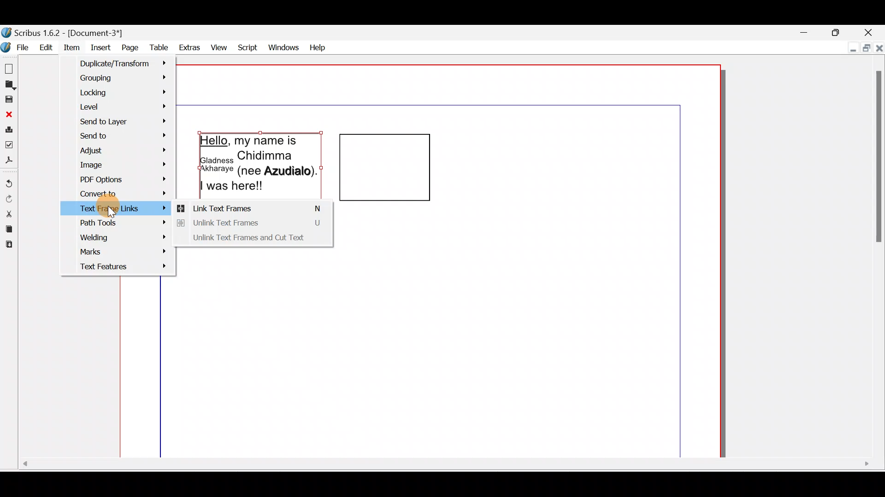  What do you see at coordinates (319, 46) in the screenshot?
I see `Help` at bounding box center [319, 46].